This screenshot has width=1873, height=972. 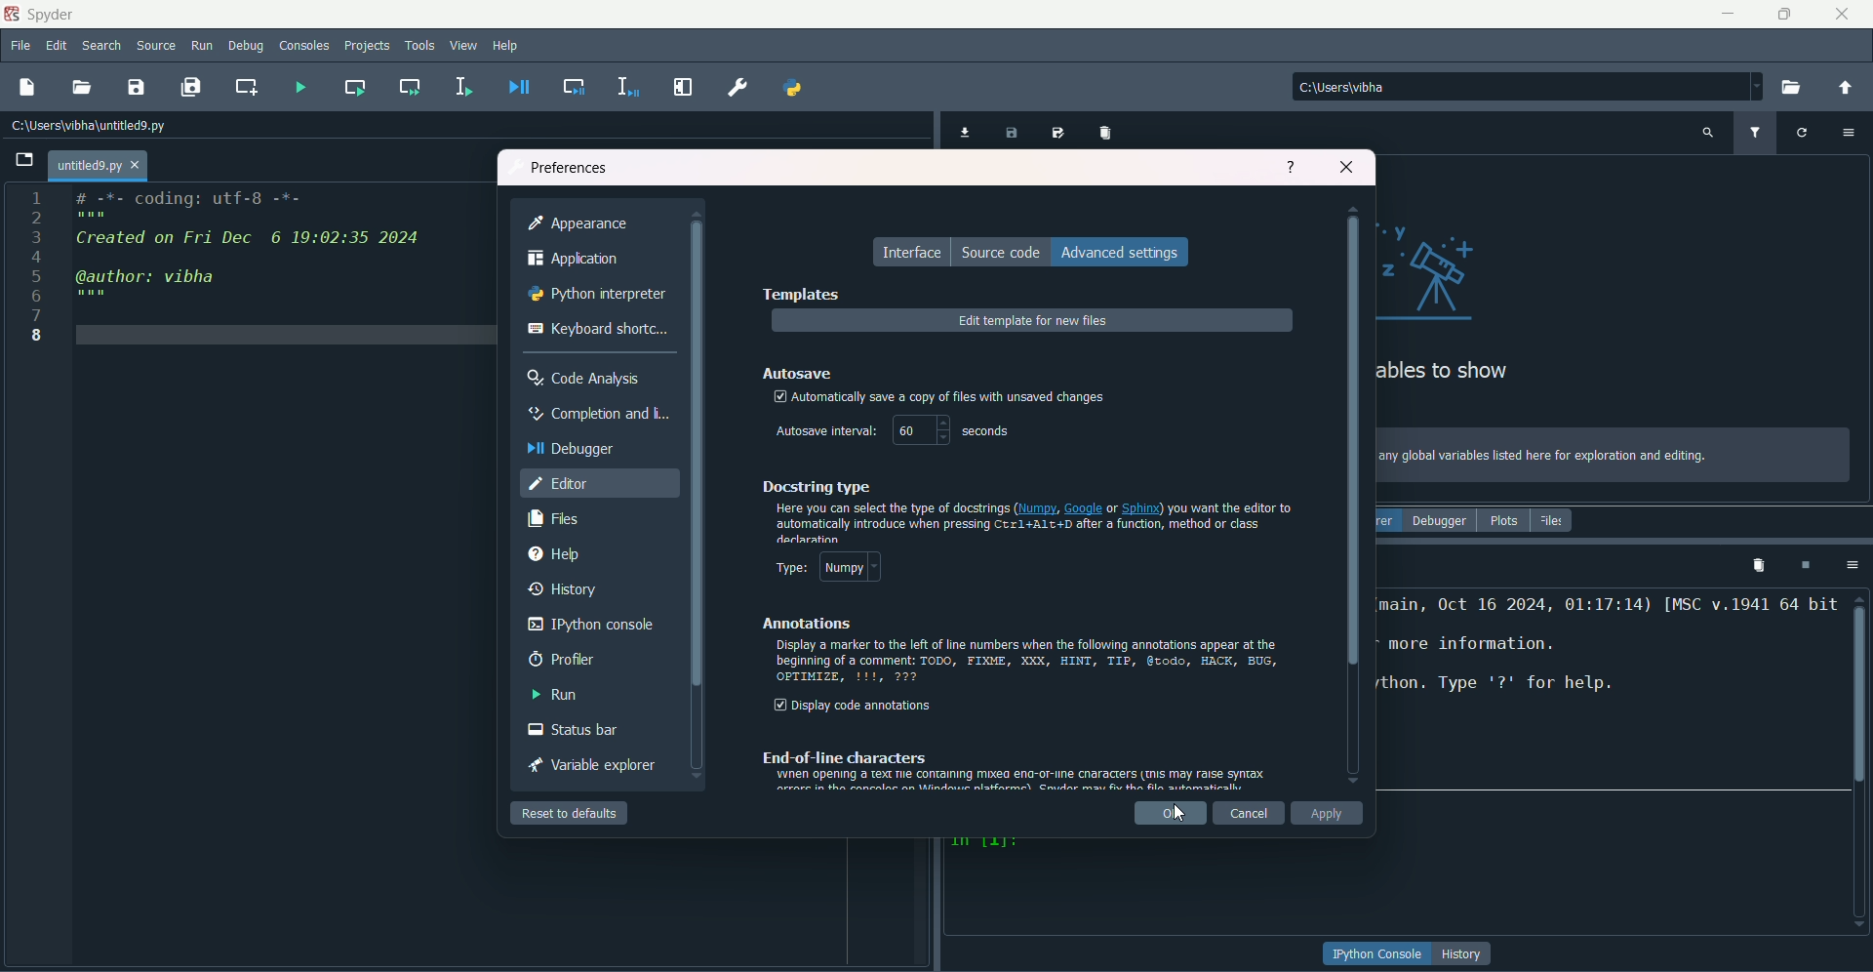 What do you see at coordinates (353, 87) in the screenshot?
I see `run current cell` at bounding box center [353, 87].